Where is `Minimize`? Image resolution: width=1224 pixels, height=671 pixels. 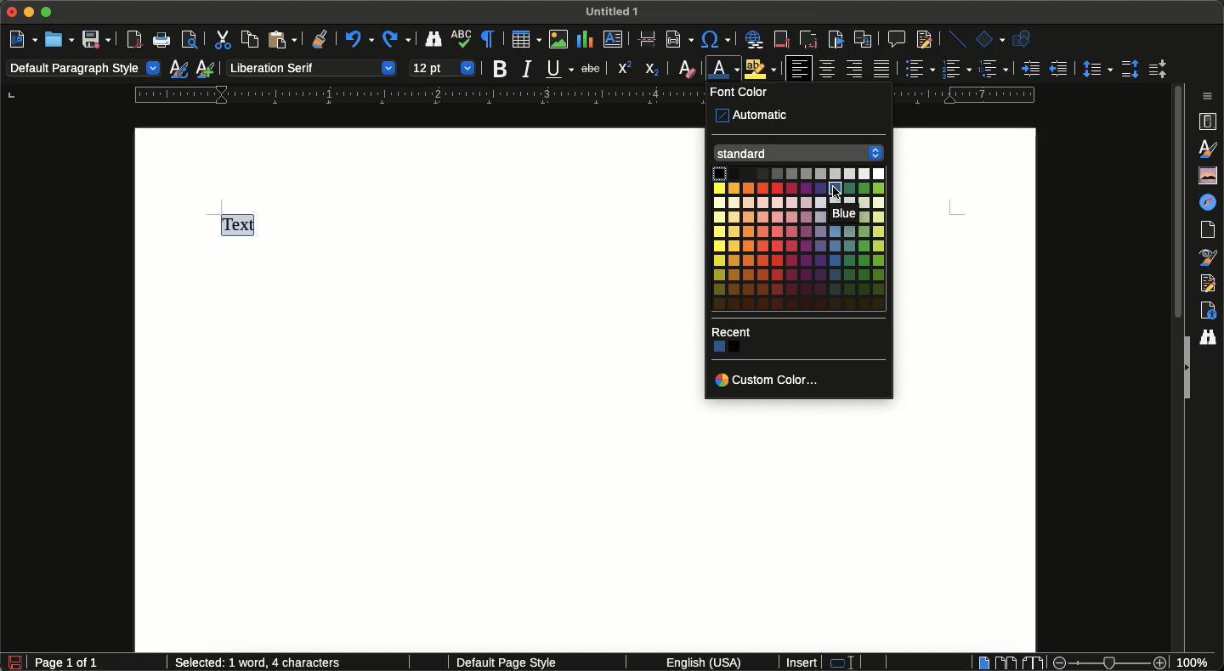
Minimize is located at coordinates (31, 14).